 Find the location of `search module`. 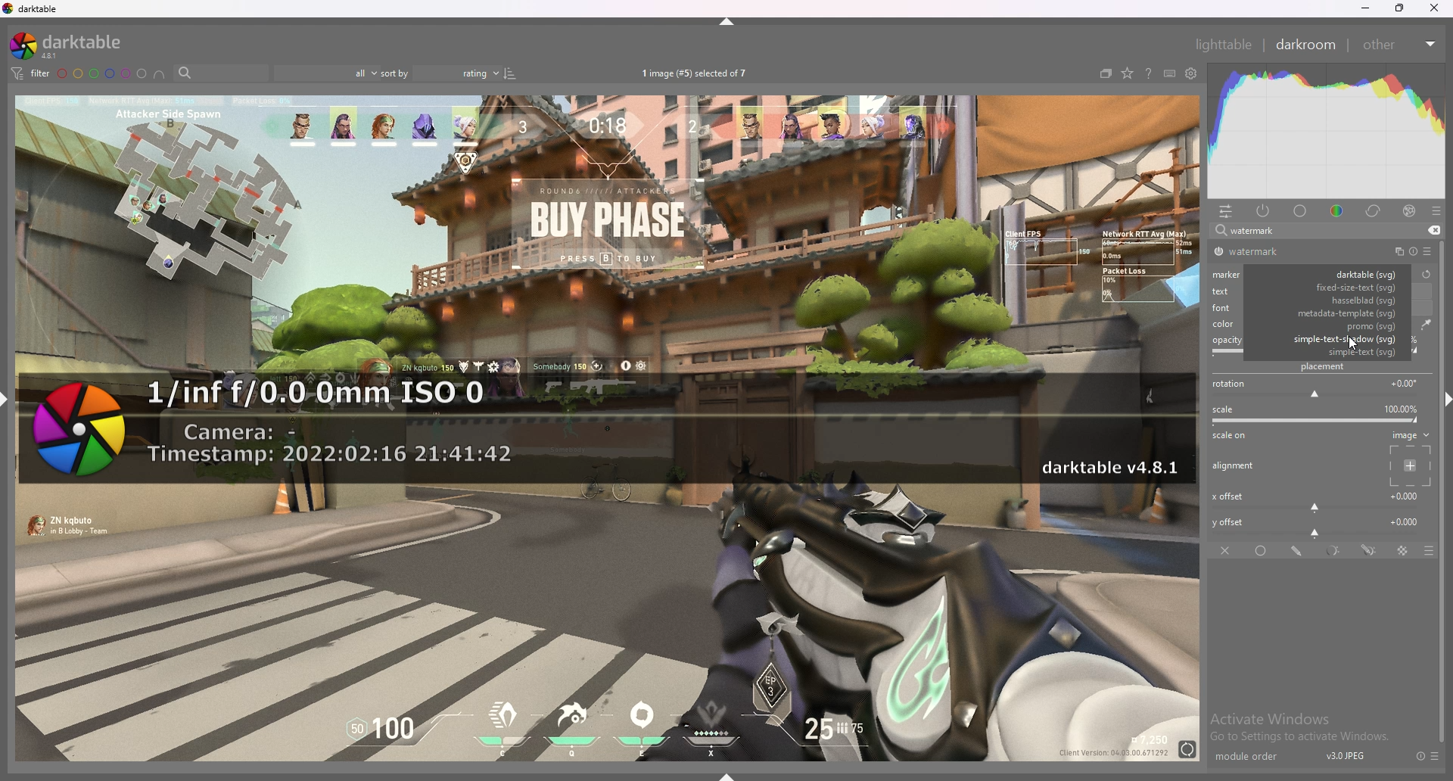

search module is located at coordinates (1307, 232).